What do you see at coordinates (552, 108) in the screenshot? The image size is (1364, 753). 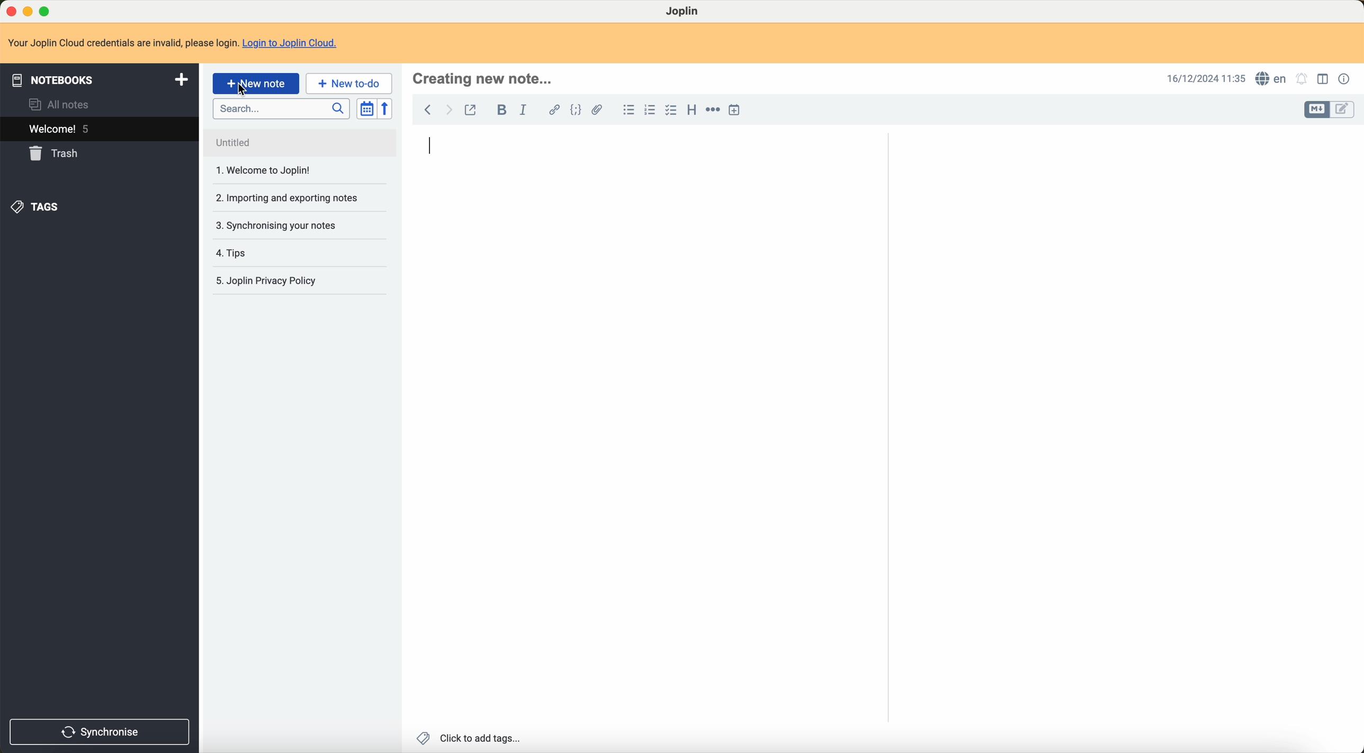 I see `hyperlink` at bounding box center [552, 108].